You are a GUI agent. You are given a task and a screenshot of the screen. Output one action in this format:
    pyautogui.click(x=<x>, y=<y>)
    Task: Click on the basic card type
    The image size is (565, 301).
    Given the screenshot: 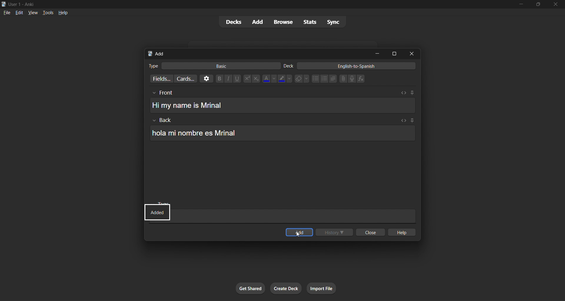 What is the action you would take?
    pyautogui.click(x=214, y=65)
    